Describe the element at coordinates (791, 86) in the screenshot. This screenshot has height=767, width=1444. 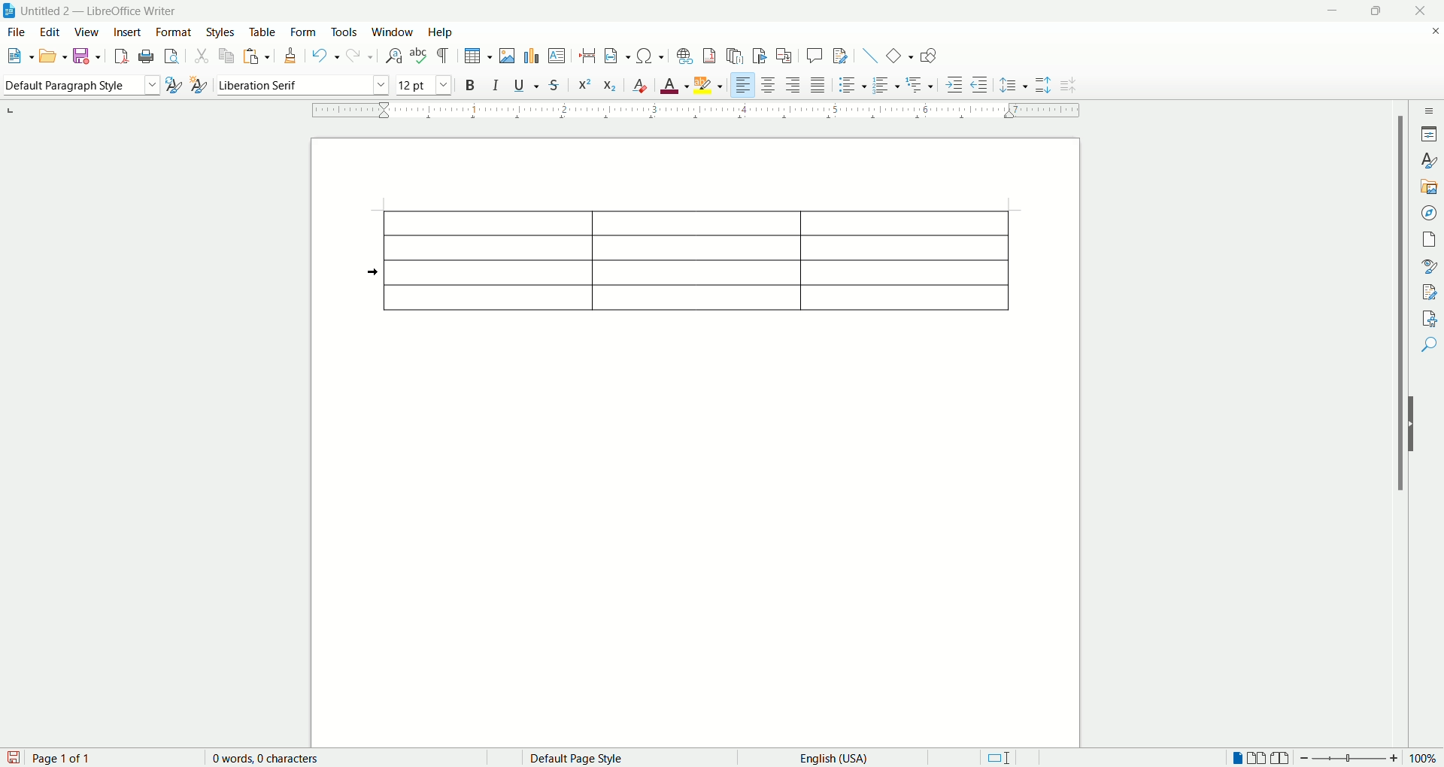
I see `align right` at that location.